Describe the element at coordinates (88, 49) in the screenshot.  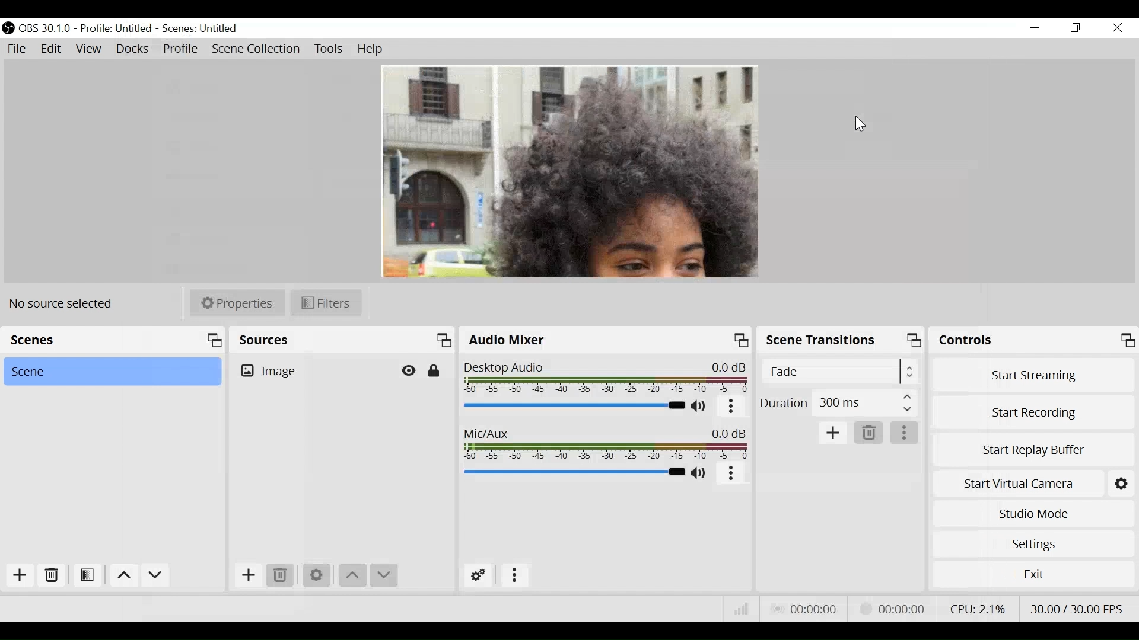
I see `View` at that location.